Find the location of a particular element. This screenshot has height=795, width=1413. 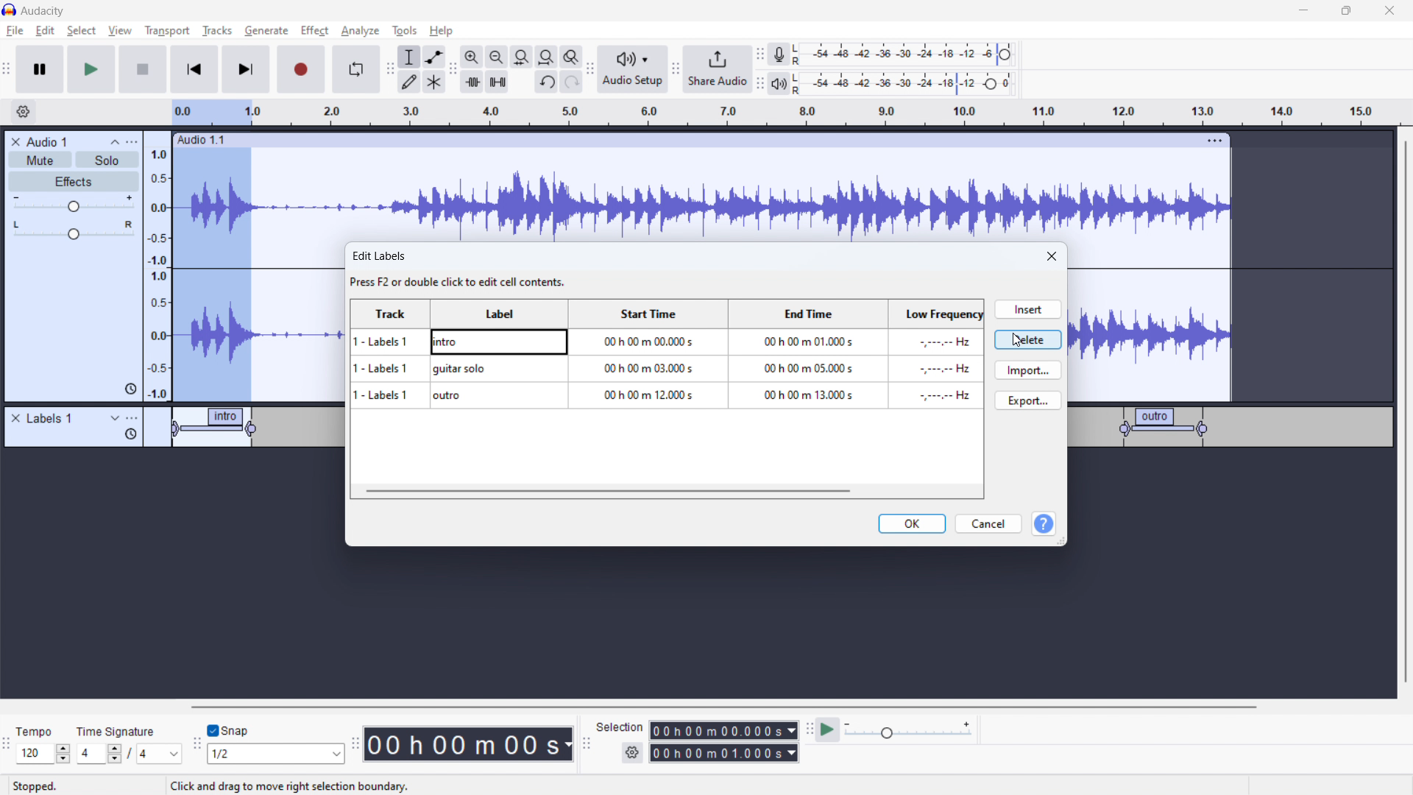

play at speed is located at coordinates (827, 729).